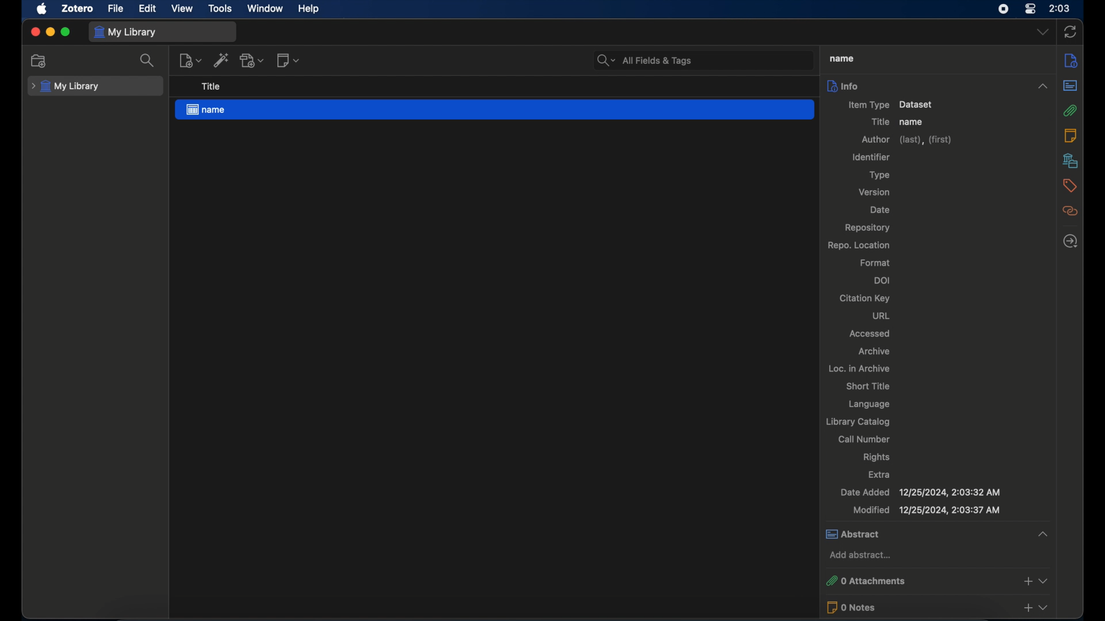 The height and width of the screenshot is (621, 1105). I want to click on my library, so click(66, 86).